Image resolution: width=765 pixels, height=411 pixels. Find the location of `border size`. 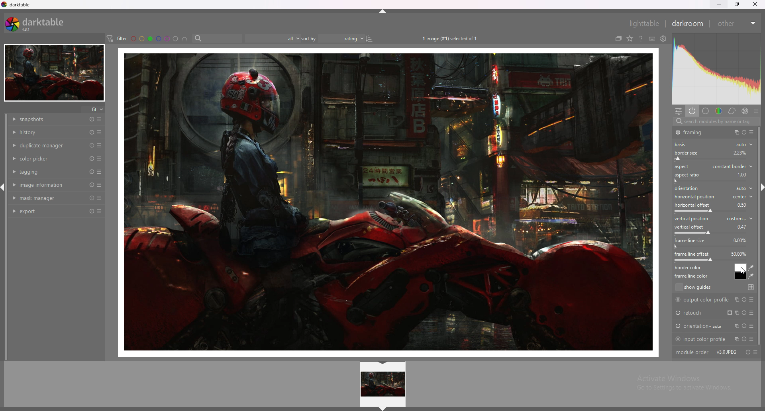

border size is located at coordinates (698, 153).